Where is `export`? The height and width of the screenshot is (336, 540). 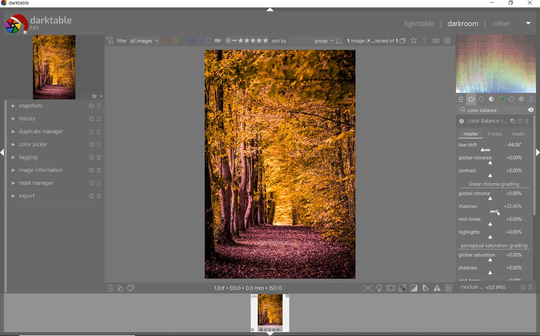
export is located at coordinates (56, 196).